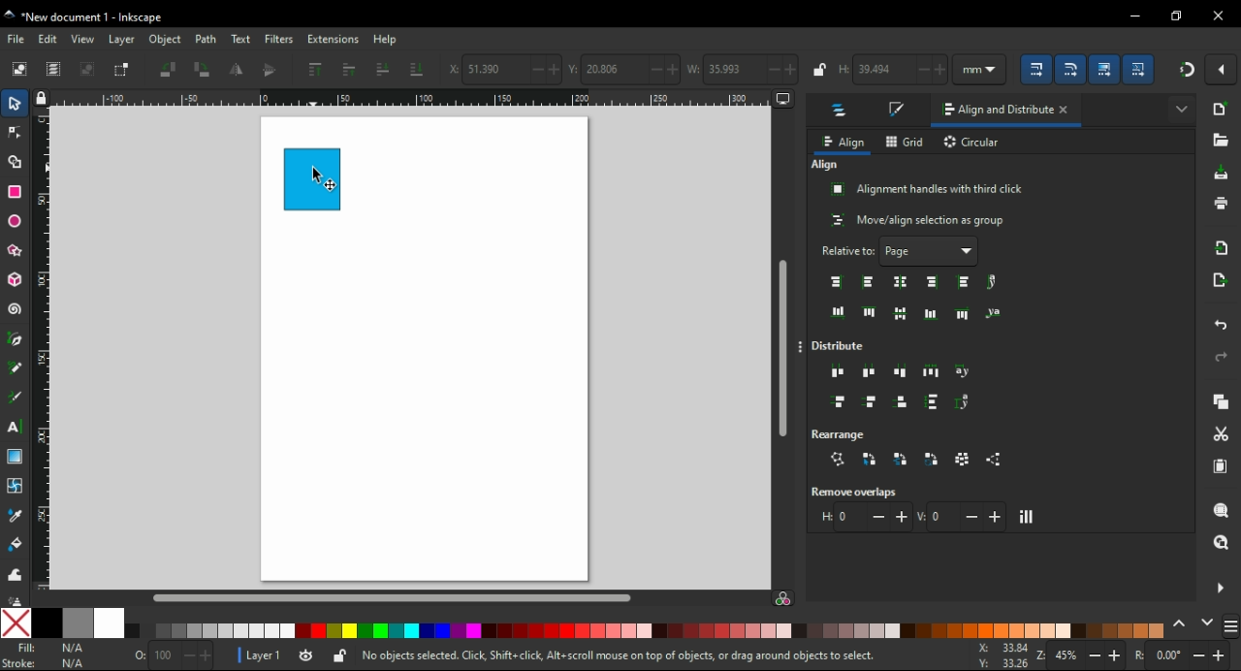 This screenshot has height=671, width=1241. What do you see at coordinates (964, 459) in the screenshot?
I see `randomize centers in both dimensions` at bounding box center [964, 459].